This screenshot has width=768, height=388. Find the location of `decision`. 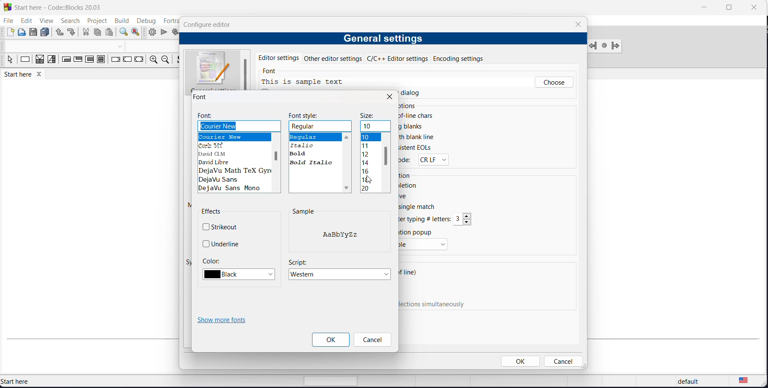

decision is located at coordinates (40, 61).